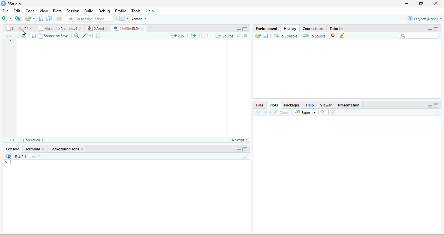 Image resolution: width=444 pixels, height=235 pixels. Describe the element at coordinates (325, 104) in the screenshot. I see `viewer` at that location.